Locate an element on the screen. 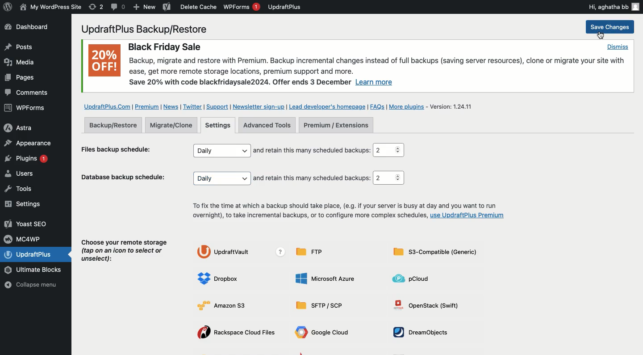  Daily is located at coordinates (221, 150).